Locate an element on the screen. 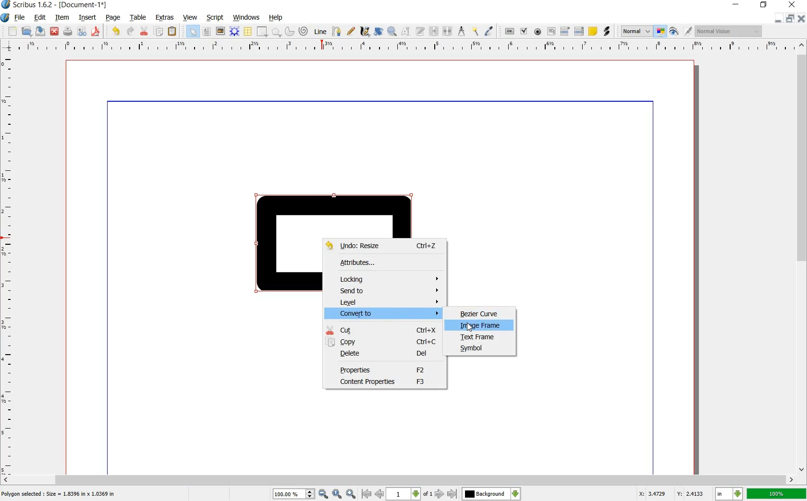  freehand line is located at coordinates (351, 32).